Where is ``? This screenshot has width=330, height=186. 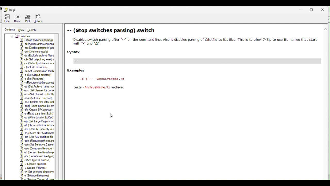  is located at coordinates (35, 67).